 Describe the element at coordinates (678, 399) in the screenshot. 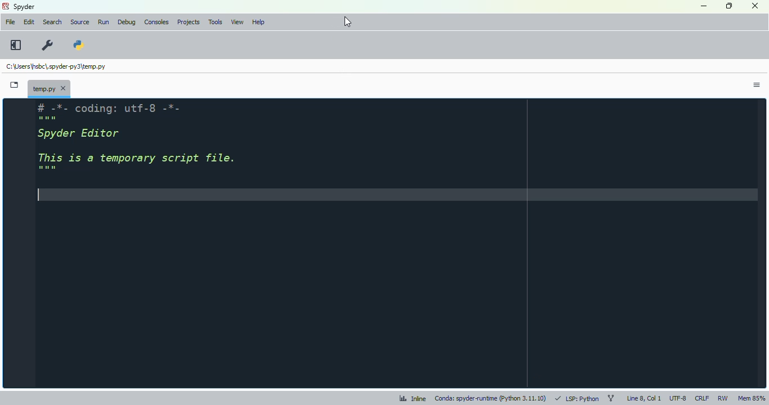

I see `UTF-8` at that location.